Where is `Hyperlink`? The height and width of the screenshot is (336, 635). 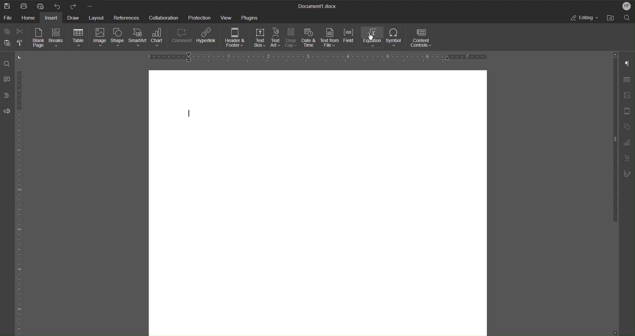
Hyperlink is located at coordinates (208, 38).